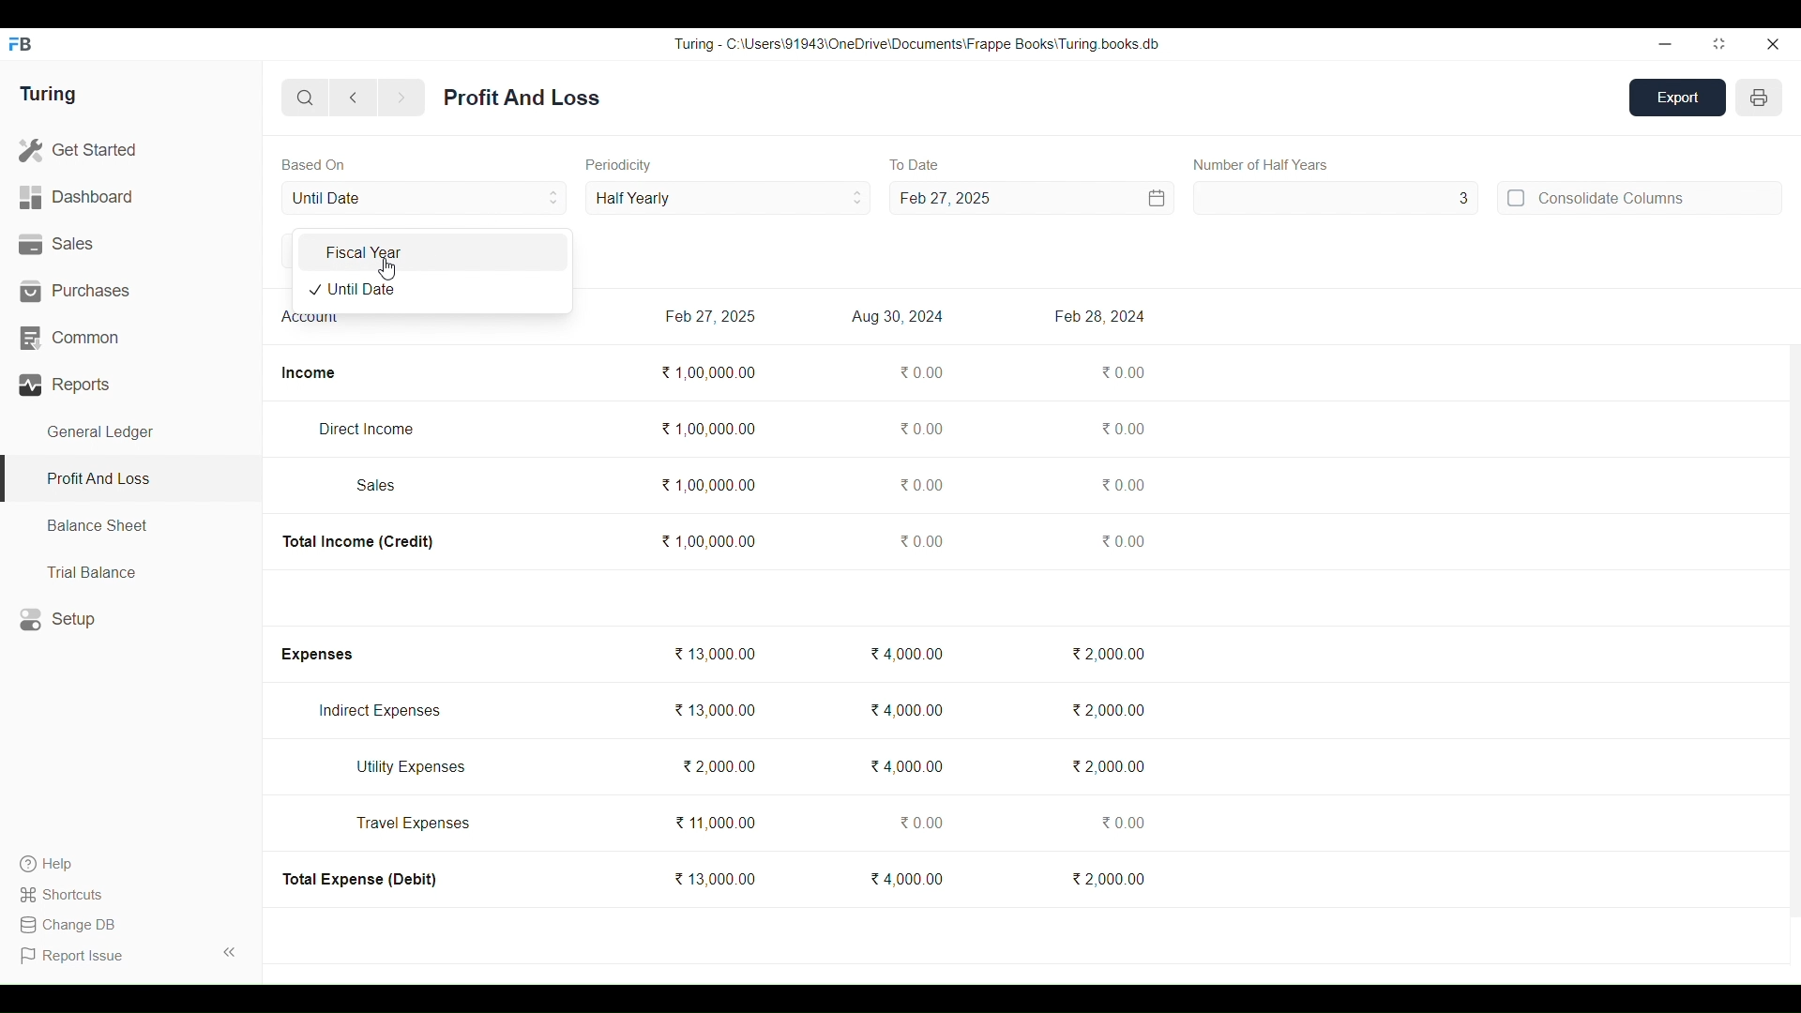  I want to click on 0.00, so click(1124, 371).